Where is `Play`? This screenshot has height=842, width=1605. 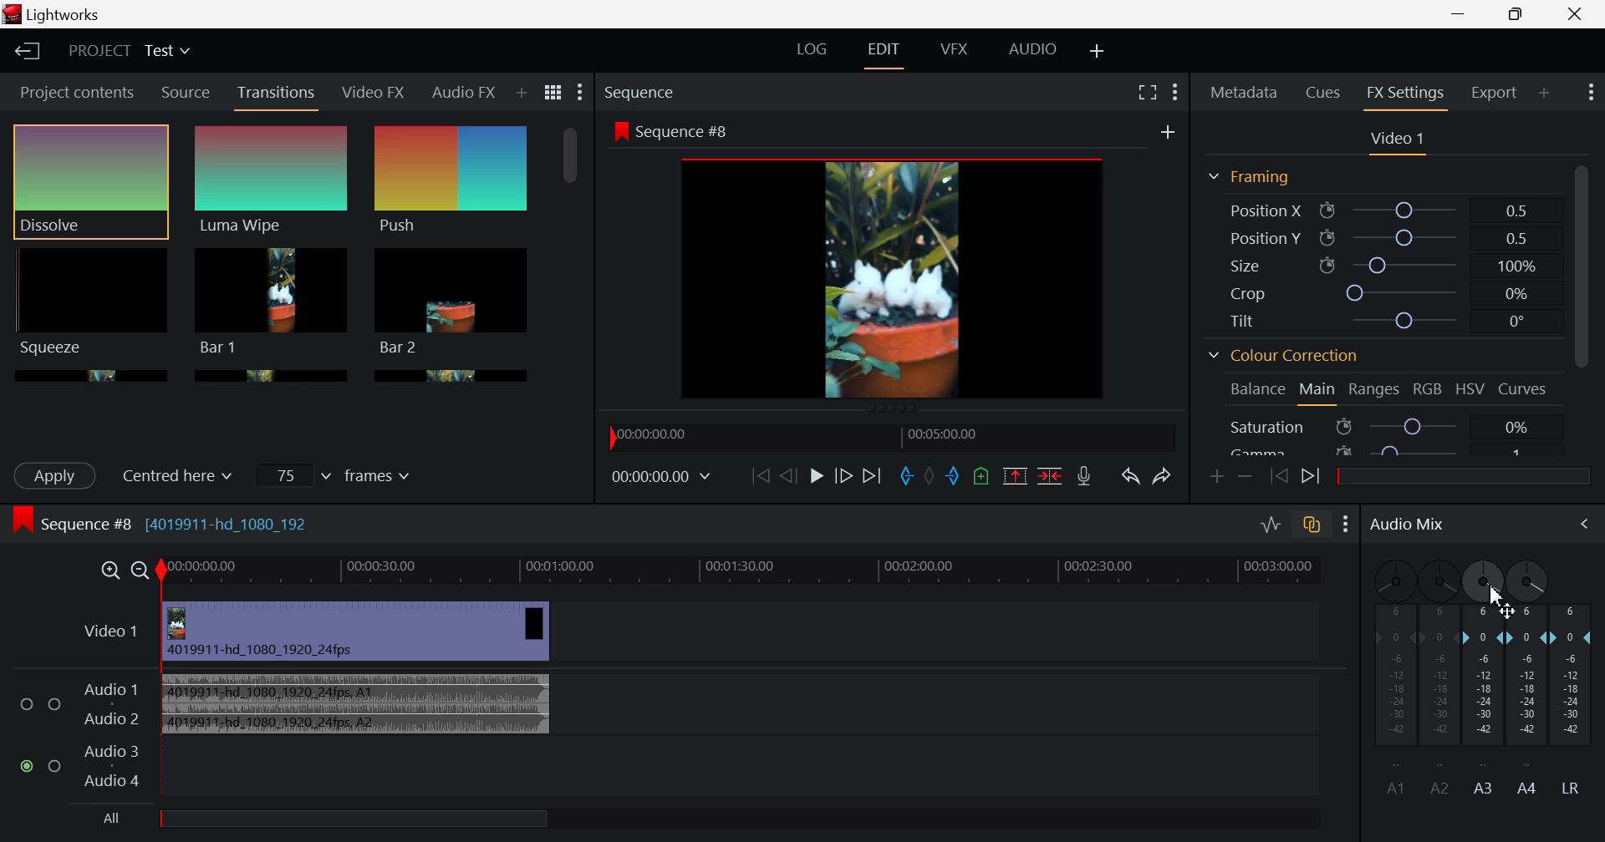 Play is located at coordinates (818, 475).